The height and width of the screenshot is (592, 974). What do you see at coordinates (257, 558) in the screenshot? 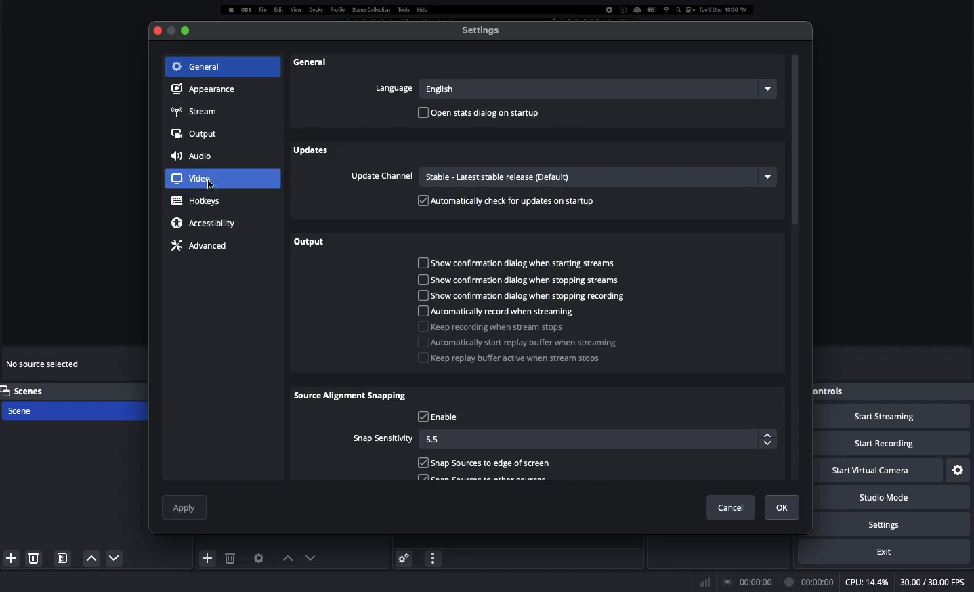
I see `Source preferences` at bounding box center [257, 558].